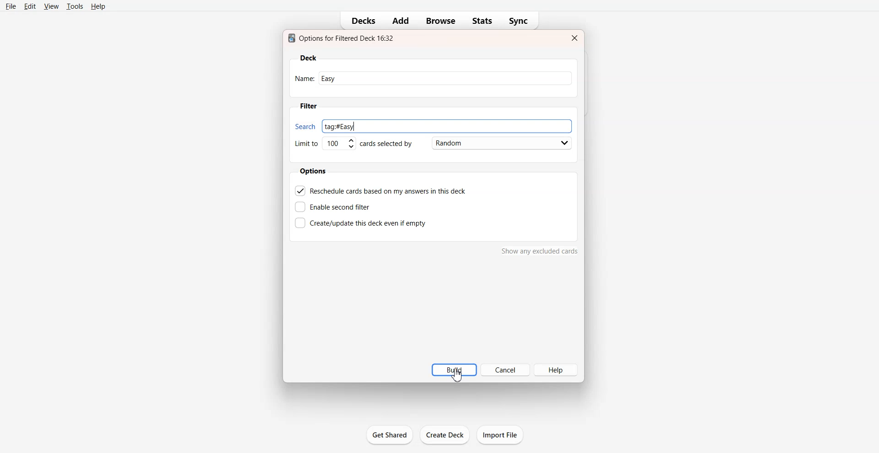 The image size is (879, 453). Describe the element at coordinates (315, 171) in the screenshot. I see `Options` at that location.